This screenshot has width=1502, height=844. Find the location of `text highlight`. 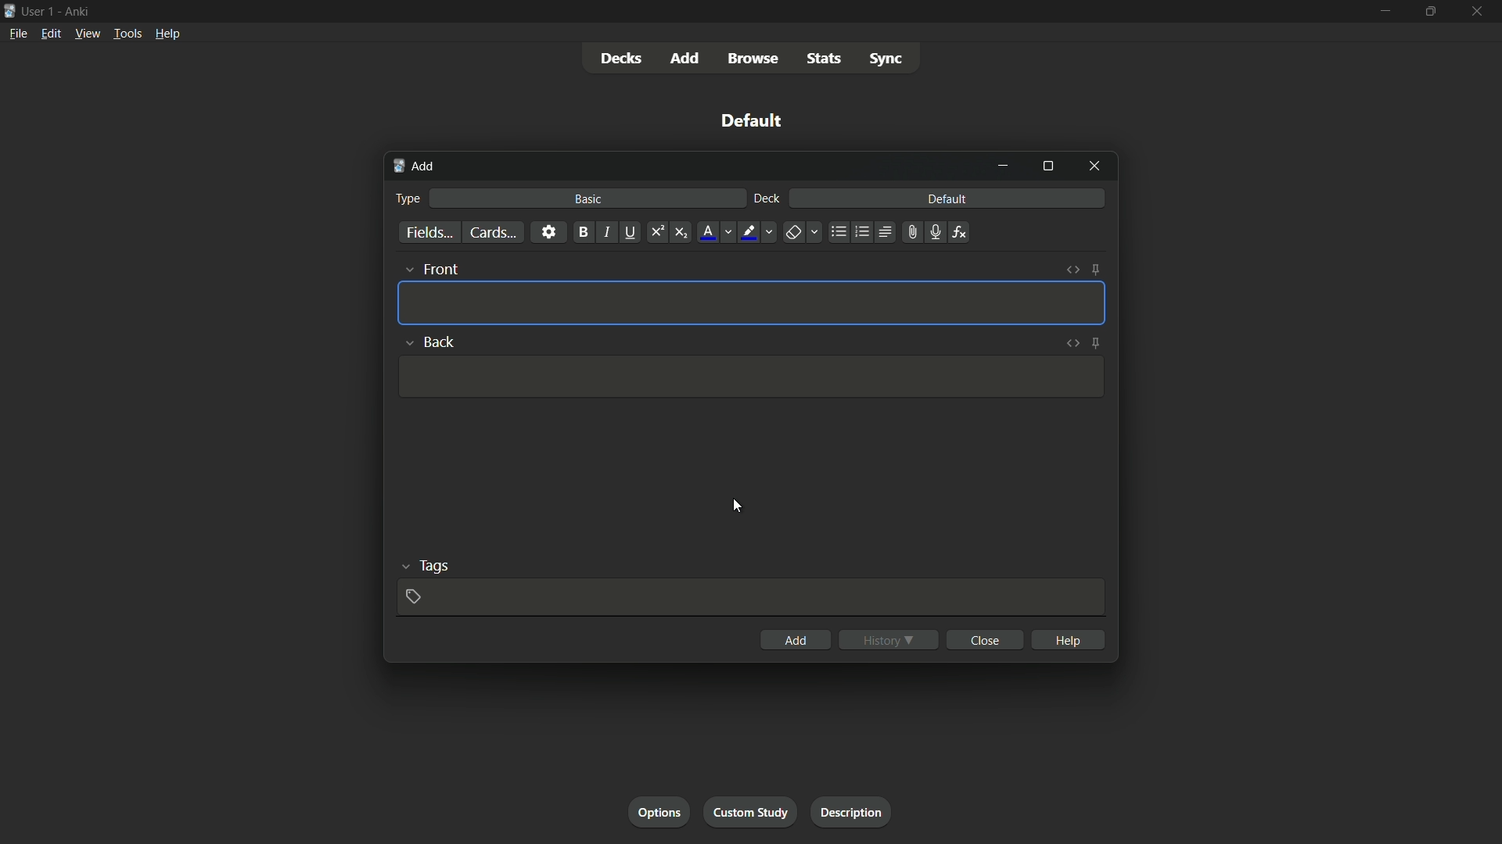

text highlight is located at coordinates (756, 232).